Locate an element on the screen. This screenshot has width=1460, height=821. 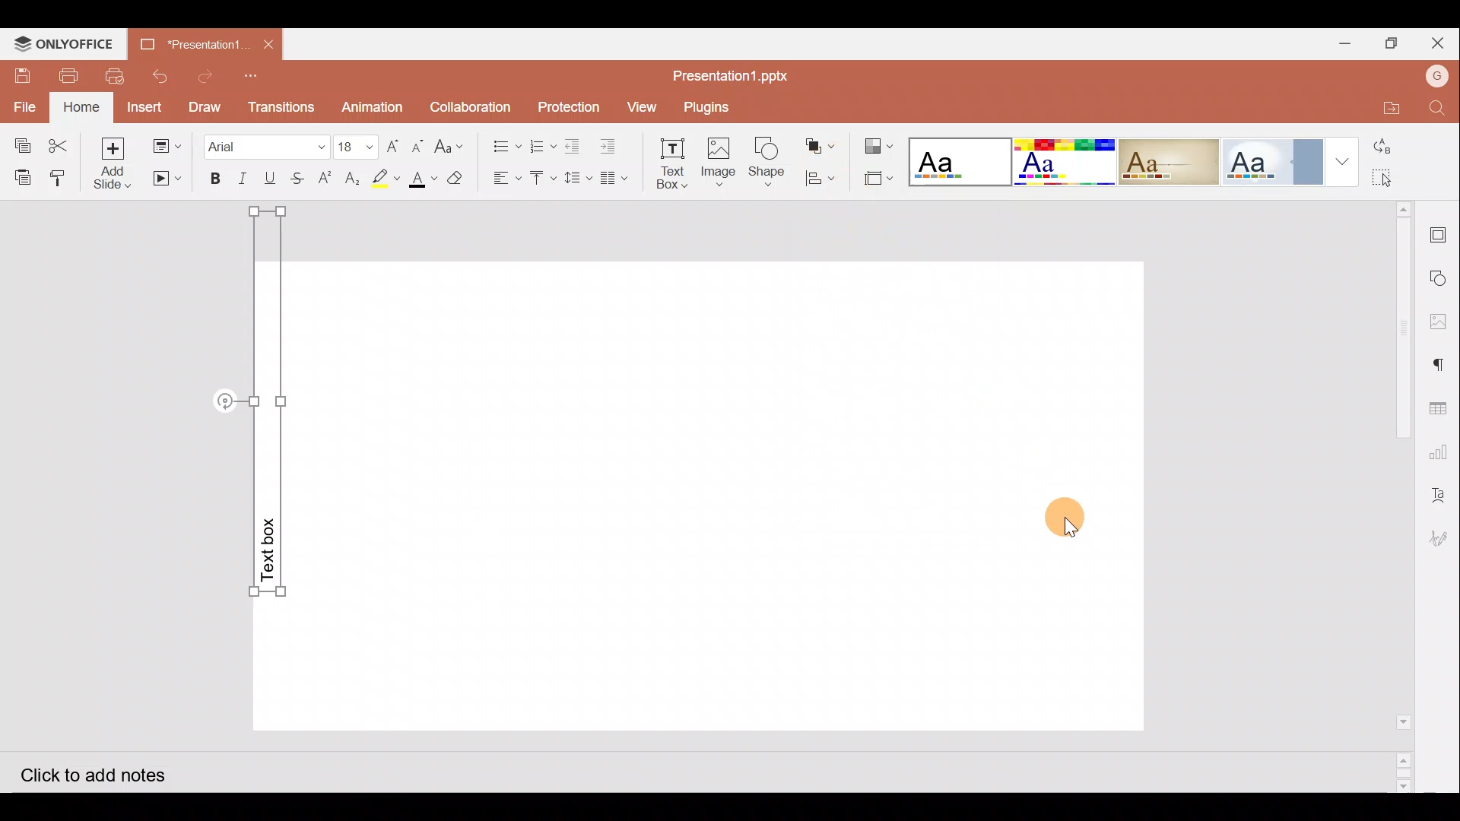
Copy is located at coordinates (19, 141).